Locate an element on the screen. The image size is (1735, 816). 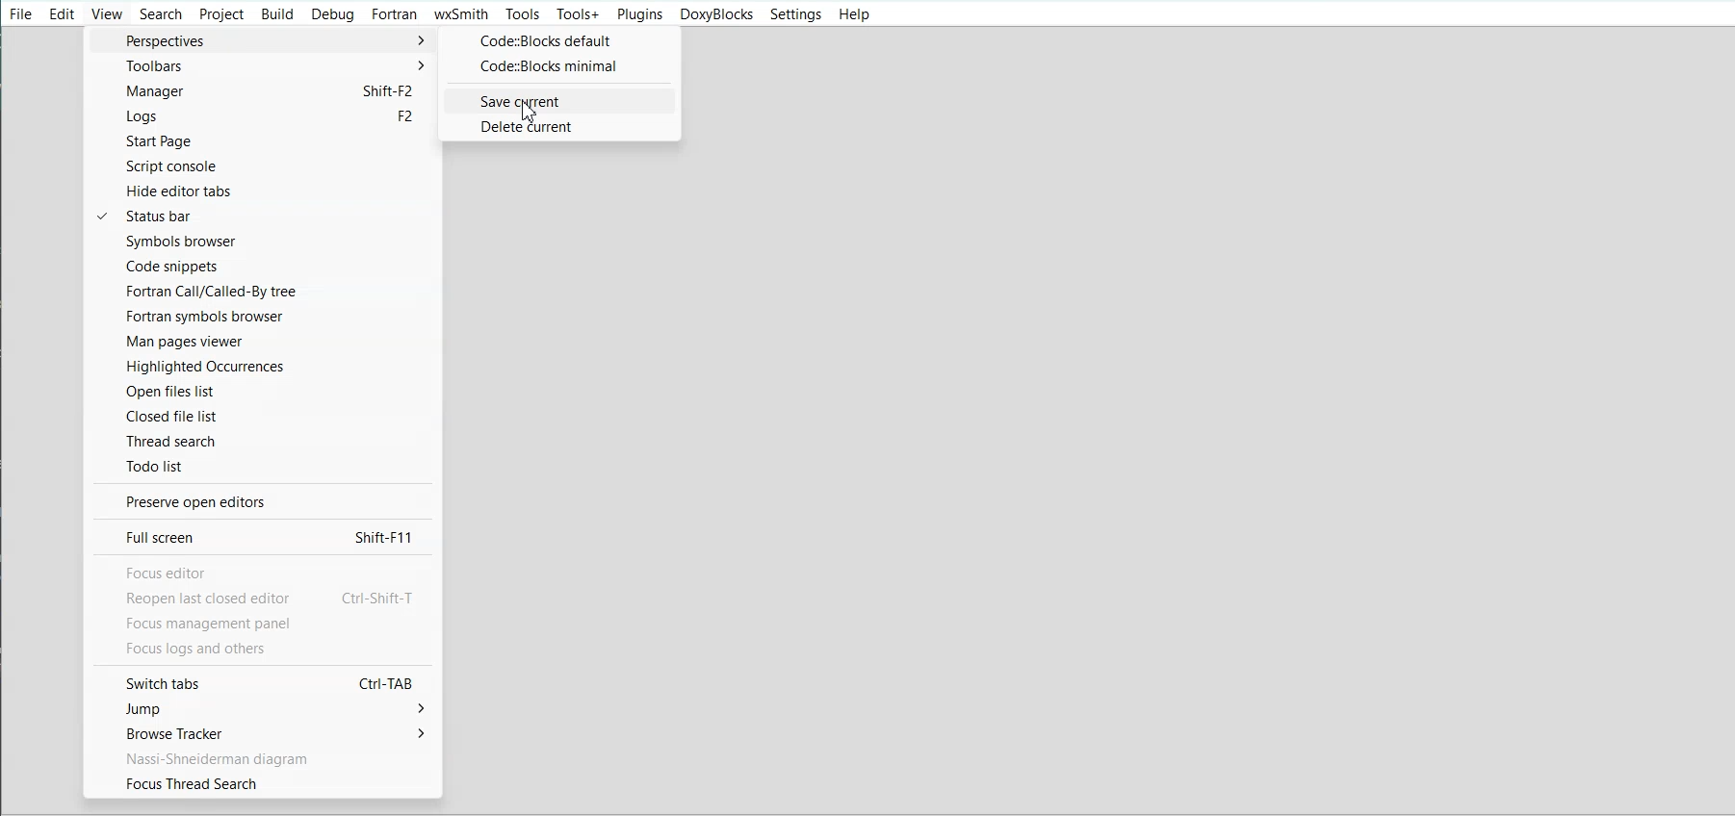
Open files list is located at coordinates (262, 391).